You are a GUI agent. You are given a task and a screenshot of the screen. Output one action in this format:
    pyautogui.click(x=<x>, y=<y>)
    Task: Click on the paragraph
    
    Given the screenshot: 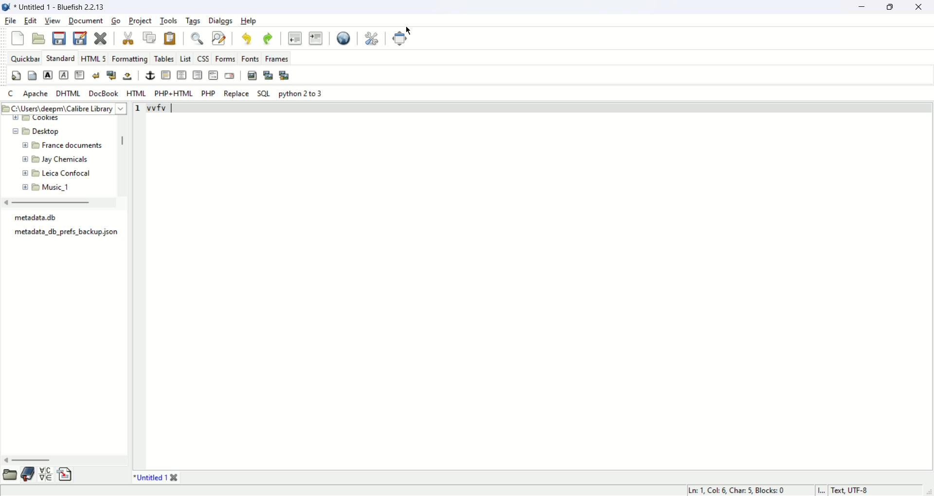 What is the action you would take?
    pyautogui.click(x=79, y=76)
    